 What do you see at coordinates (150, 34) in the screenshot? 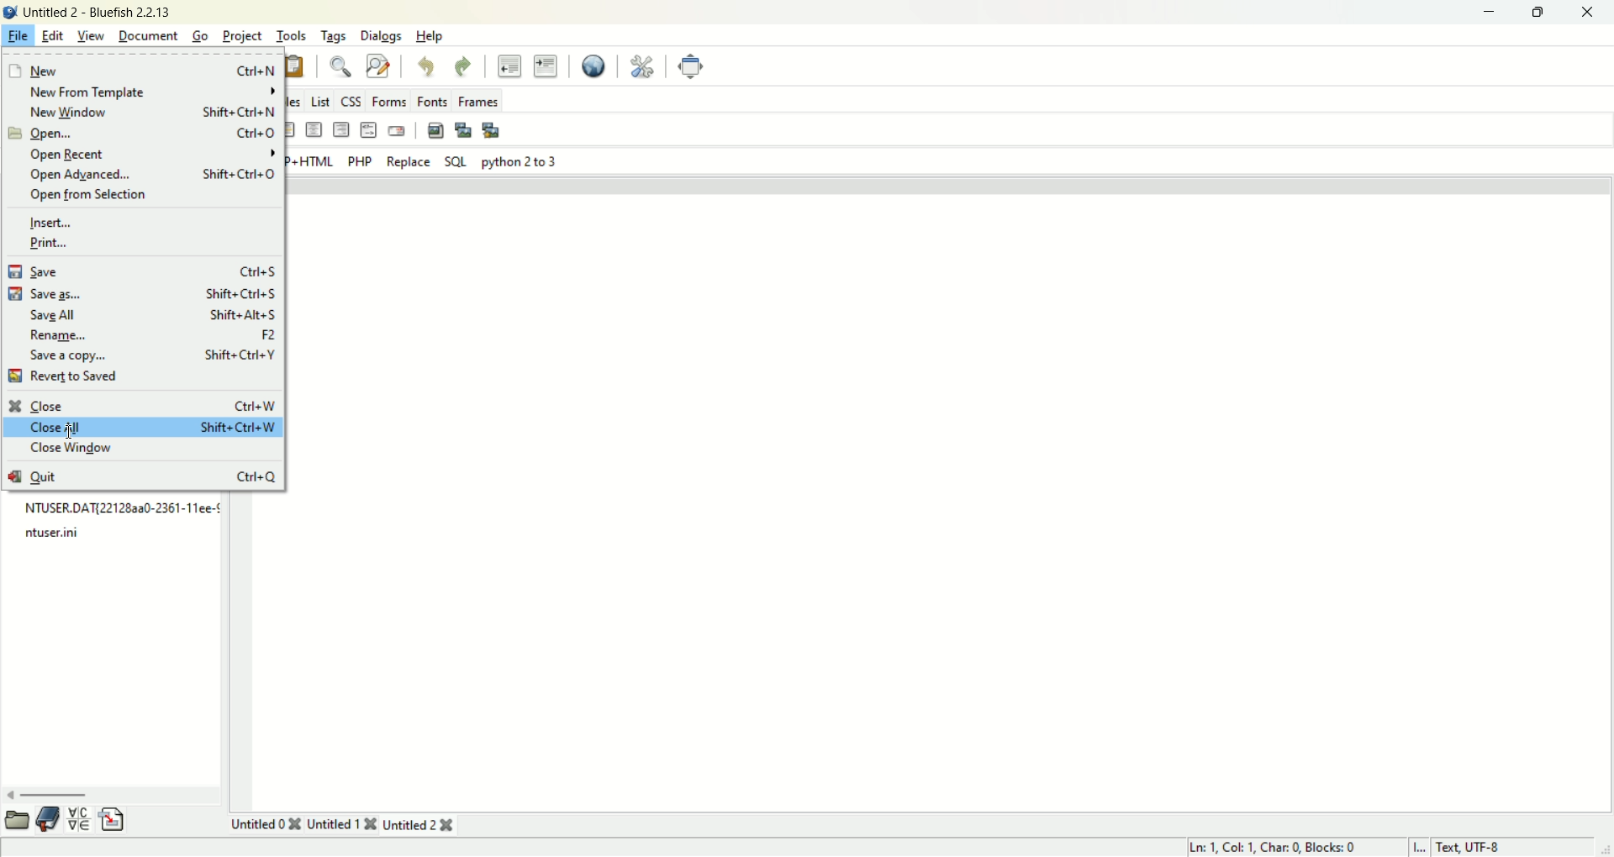
I see `document` at bounding box center [150, 34].